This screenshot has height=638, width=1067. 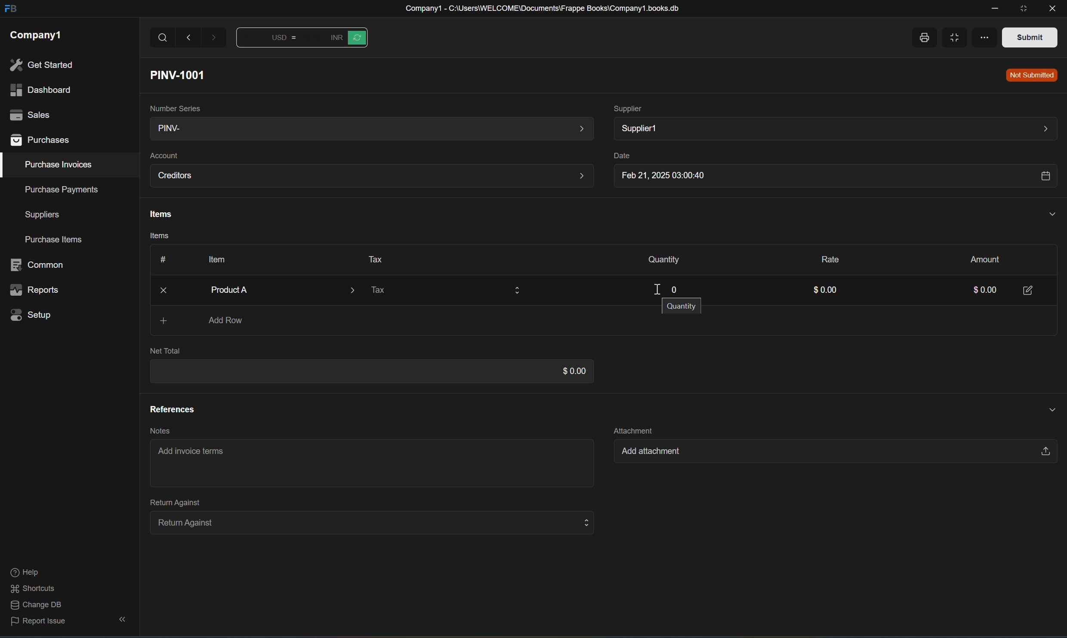 What do you see at coordinates (181, 75) in the screenshot?
I see `PINV-1001` at bounding box center [181, 75].